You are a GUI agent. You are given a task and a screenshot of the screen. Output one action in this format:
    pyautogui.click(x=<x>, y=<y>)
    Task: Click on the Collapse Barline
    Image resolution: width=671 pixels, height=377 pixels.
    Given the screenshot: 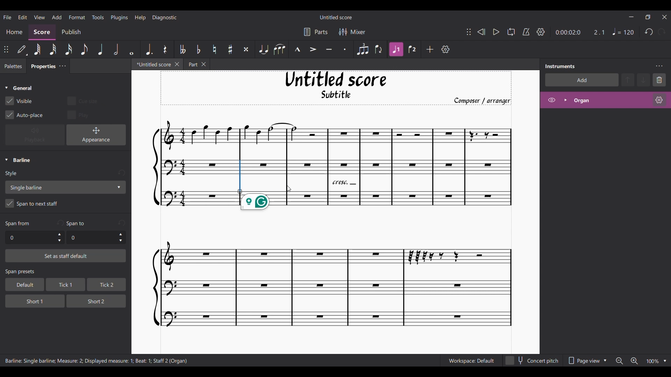 What is the action you would take?
    pyautogui.click(x=18, y=160)
    